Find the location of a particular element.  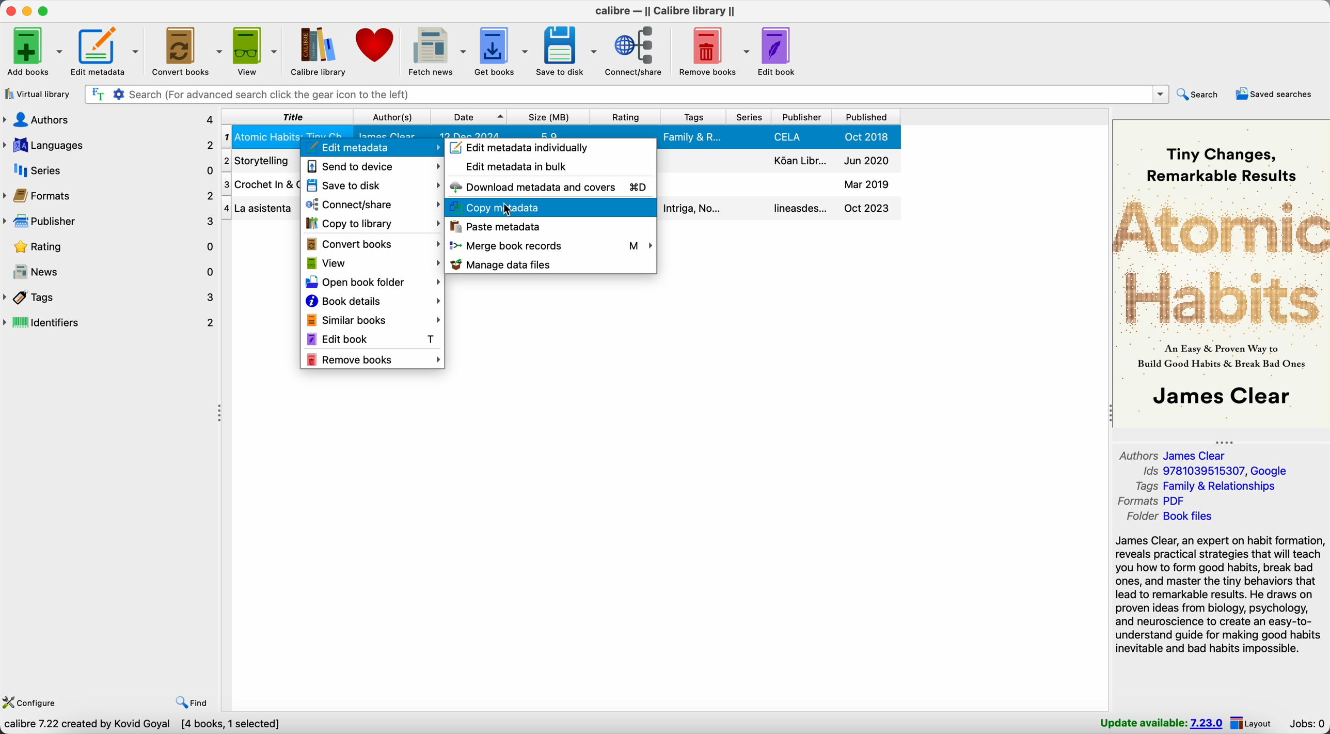

edit metadata is located at coordinates (109, 52).